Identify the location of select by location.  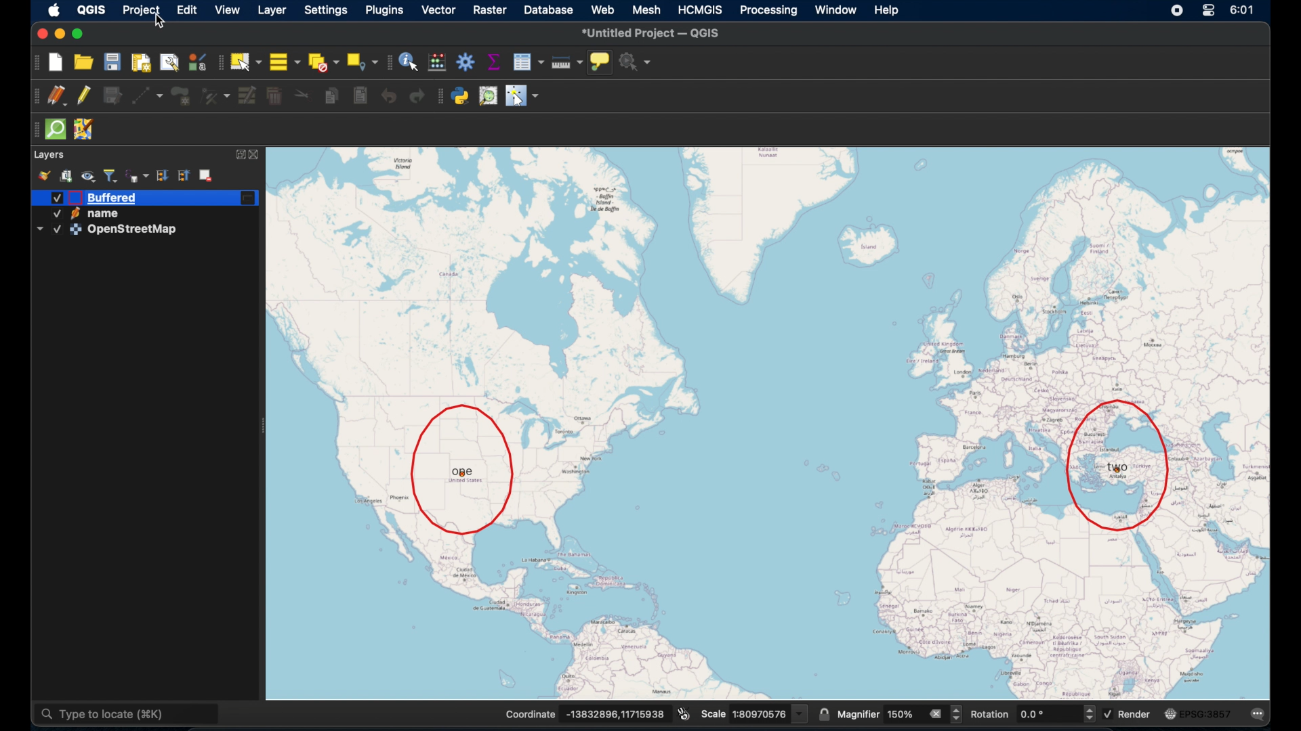
(363, 61).